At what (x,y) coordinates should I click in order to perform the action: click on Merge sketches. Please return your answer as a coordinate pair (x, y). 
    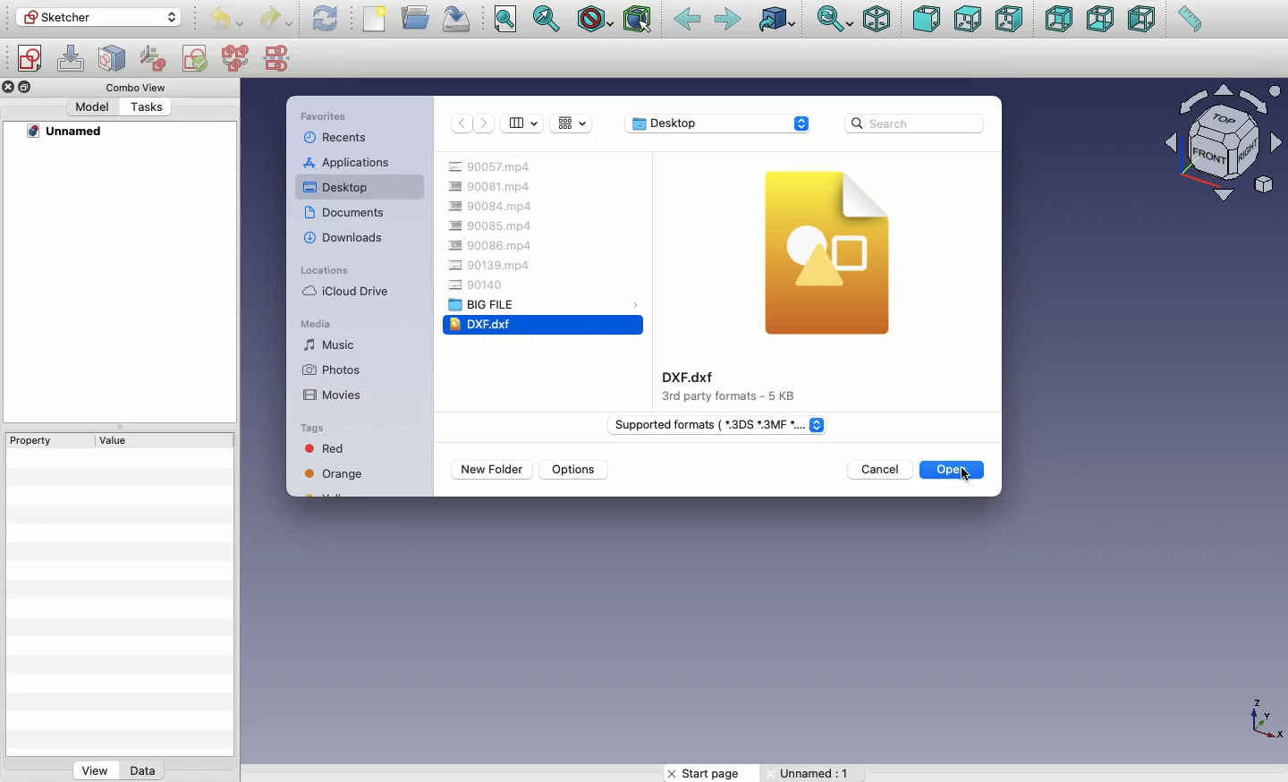
    Looking at the image, I should click on (235, 59).